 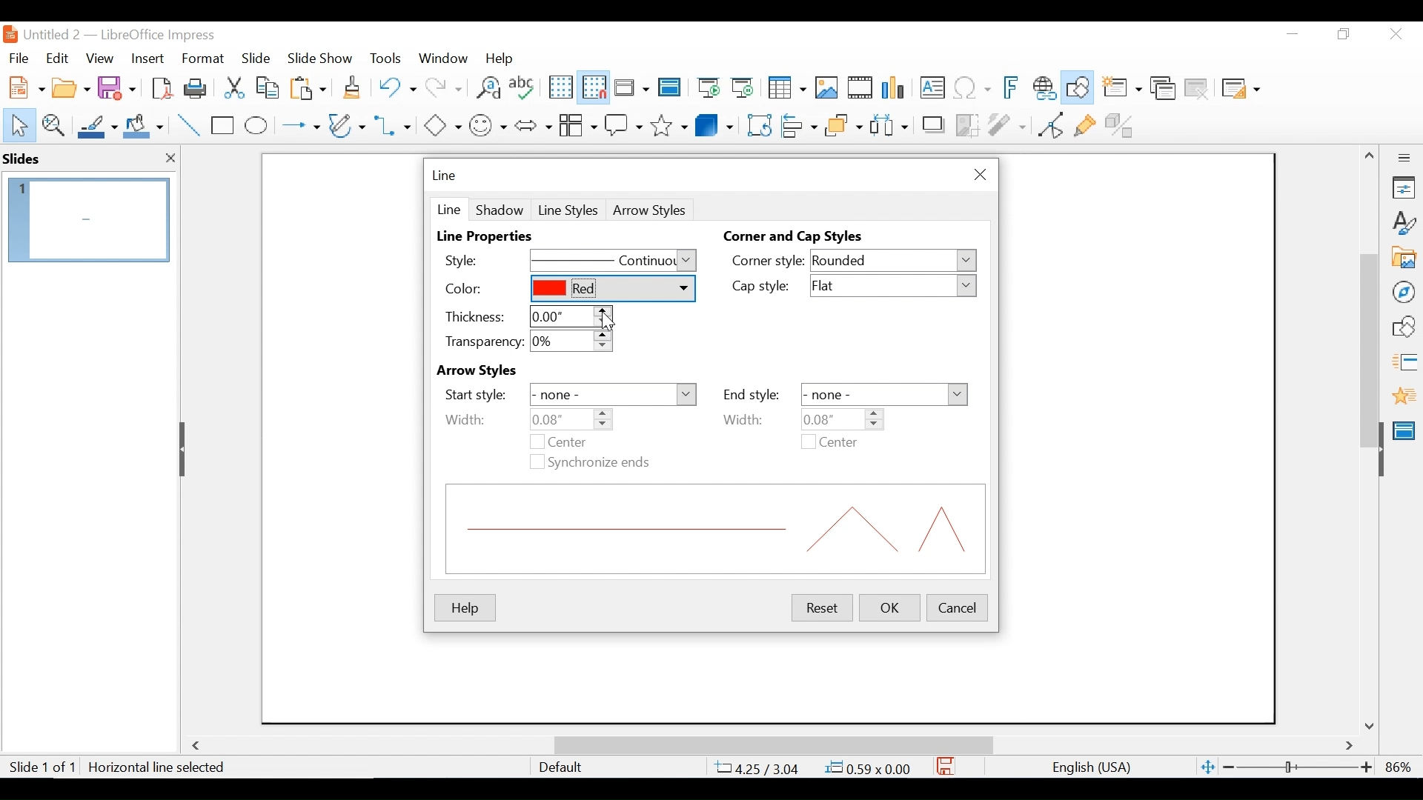 What do you see at coordinates (1404, 187) in the screenshot?
I see `Properties` at bounding box center [1404, 187].